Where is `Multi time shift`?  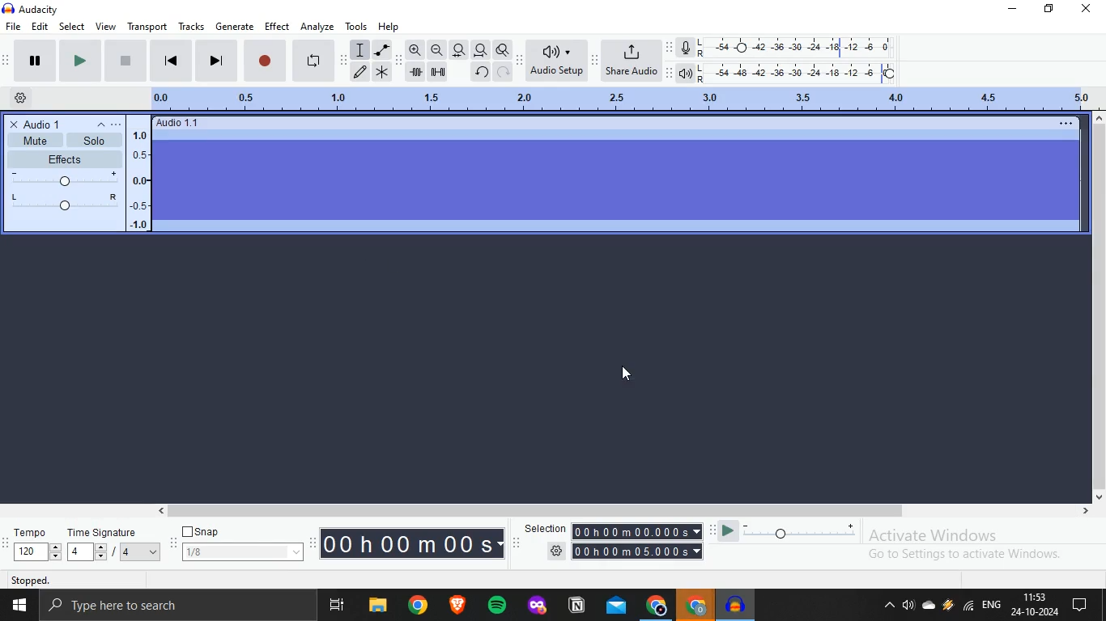 Multi time shift is located at coordinates (442, 74).